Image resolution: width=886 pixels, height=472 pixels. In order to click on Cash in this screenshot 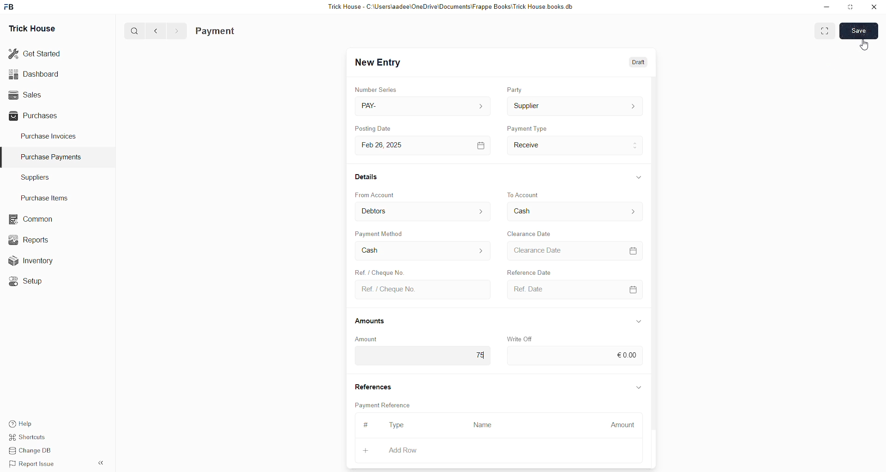, I will do `click(421, 252)`.